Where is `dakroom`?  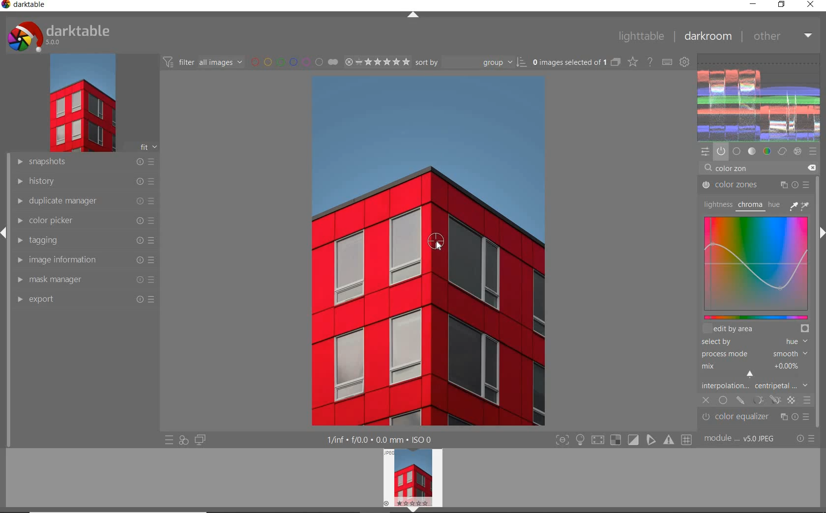
dakroom is located at coordinates (707, 36).